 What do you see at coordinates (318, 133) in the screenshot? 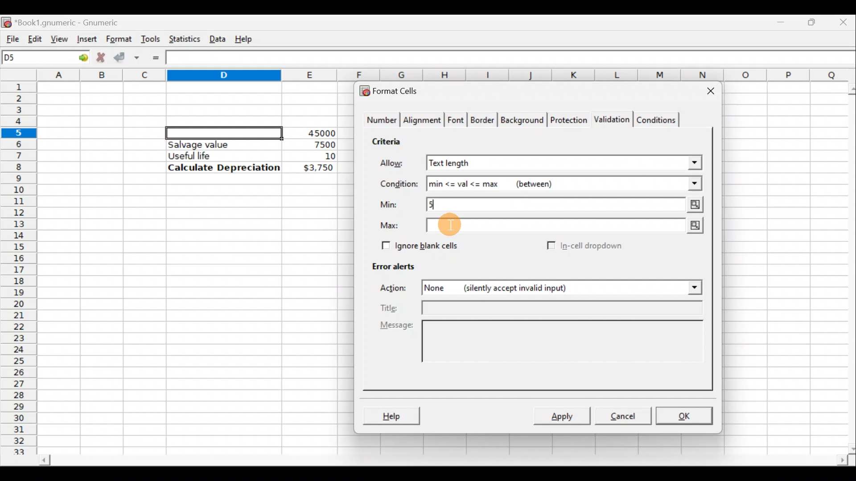
I see `45000` at bounding box center [318, 133].